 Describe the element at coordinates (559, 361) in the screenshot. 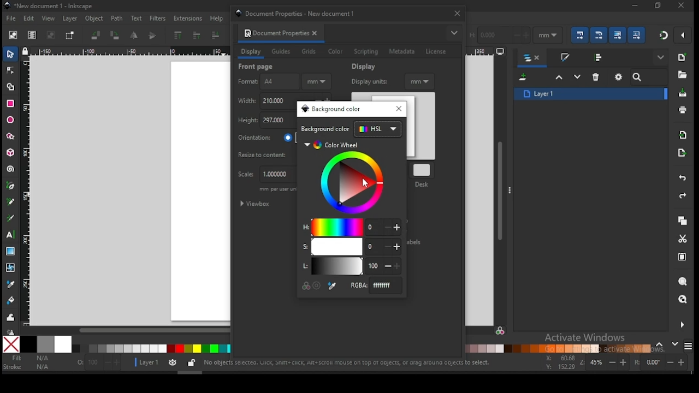

I see `cursor coordinates` at that location.